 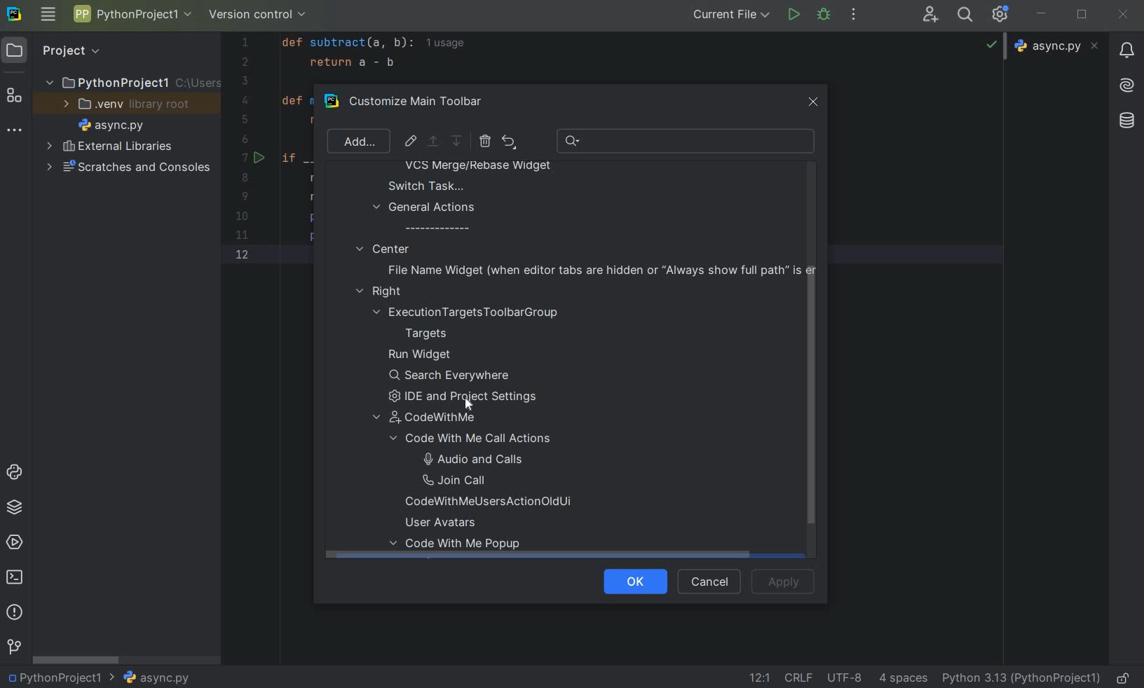 What do you see at coordinates (809, 407) in the screenshot?
I see `scrollbar` at bounding box center [809, 407].